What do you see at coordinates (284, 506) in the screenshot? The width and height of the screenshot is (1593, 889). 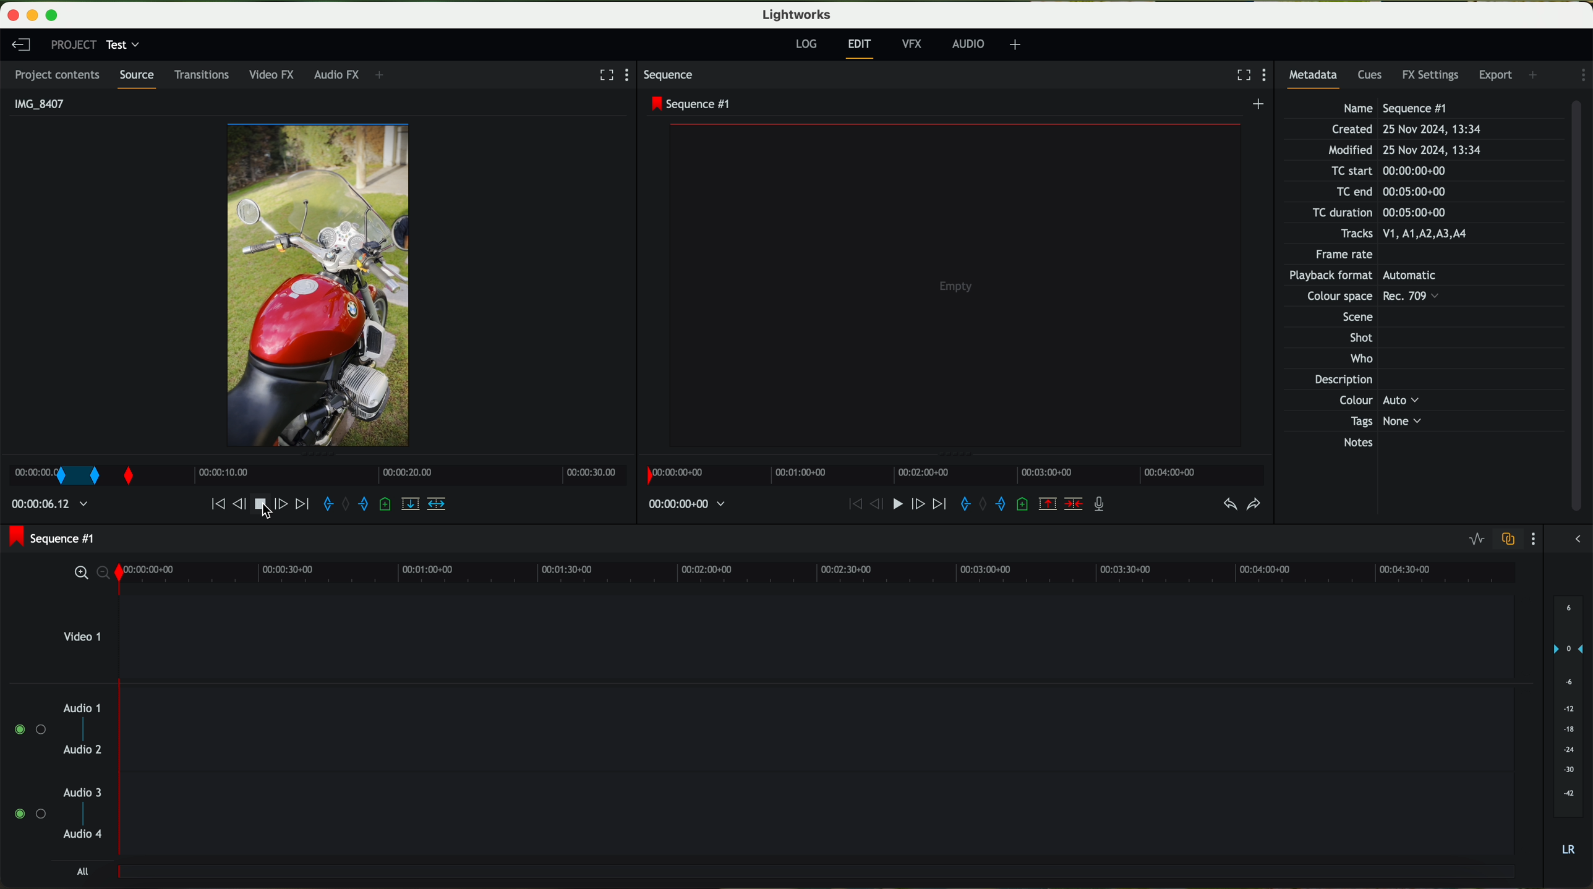 I see `nudge one frame forward` at bounding box center [284, 506].